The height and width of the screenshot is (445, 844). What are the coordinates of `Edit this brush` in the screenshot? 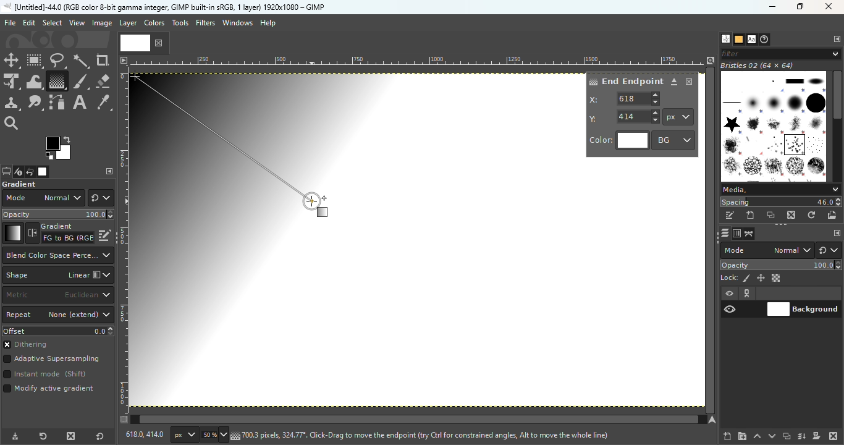 It's located at (730, 216).